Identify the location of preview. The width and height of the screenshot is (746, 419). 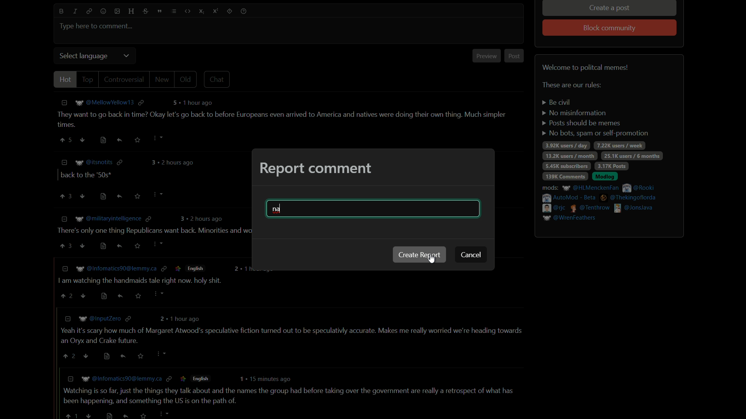
(487, 56).